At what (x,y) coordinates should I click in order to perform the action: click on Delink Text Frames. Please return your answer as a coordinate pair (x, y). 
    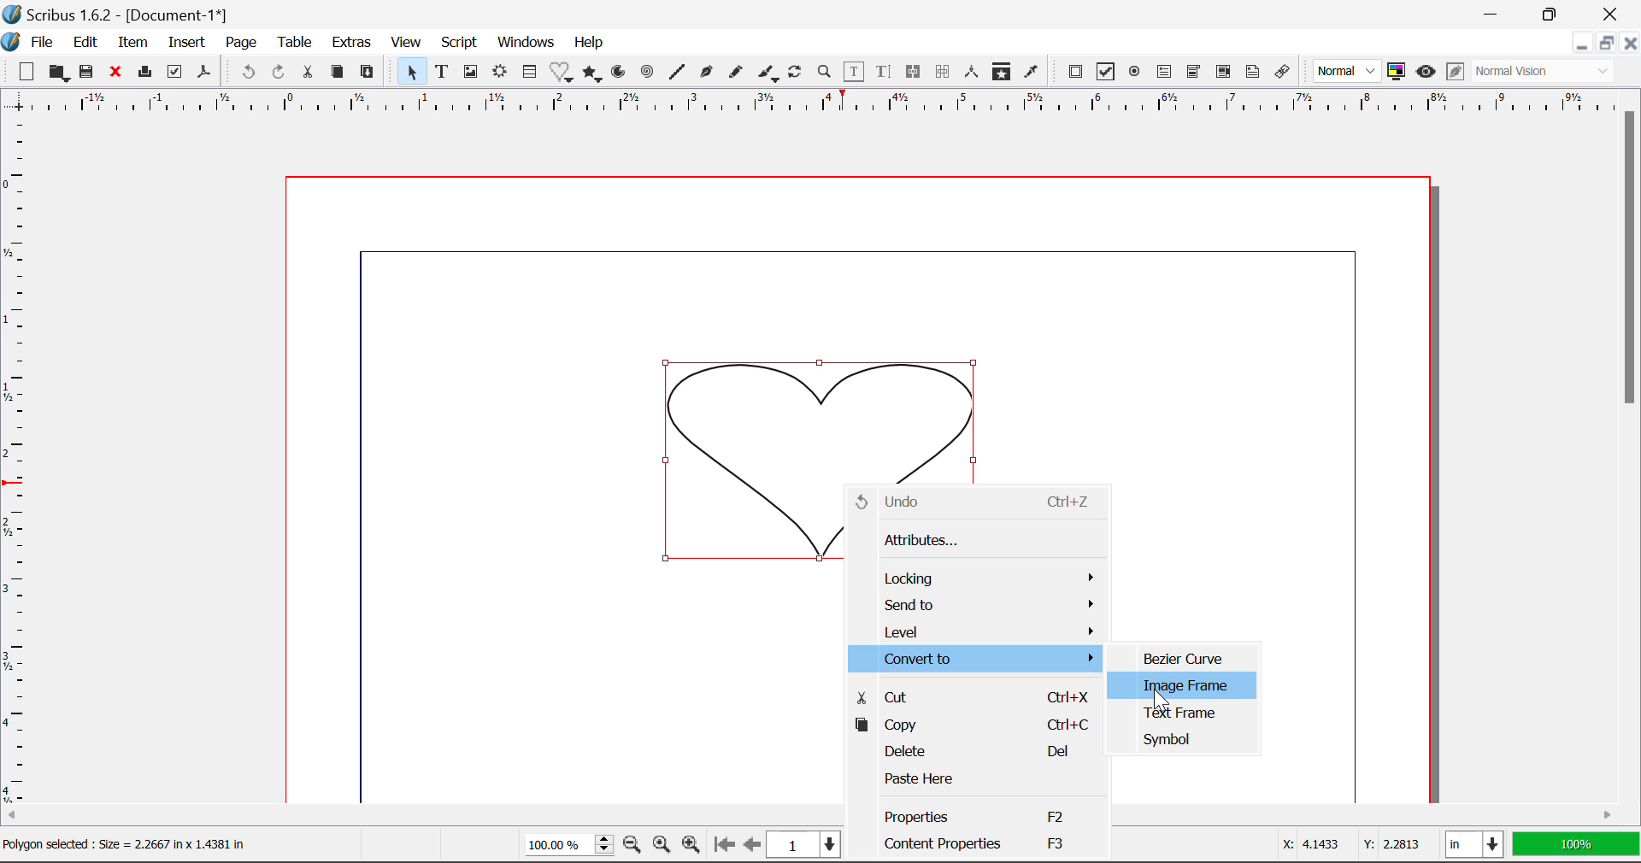
    Looking at the image, I should click on (944, 72).